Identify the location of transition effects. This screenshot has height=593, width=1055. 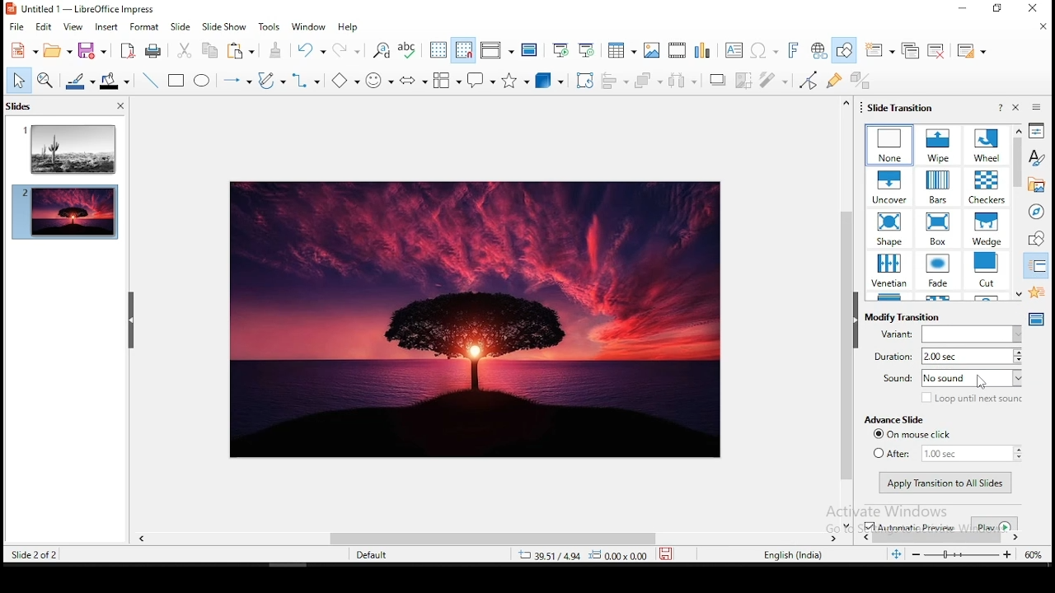
(985, 187).